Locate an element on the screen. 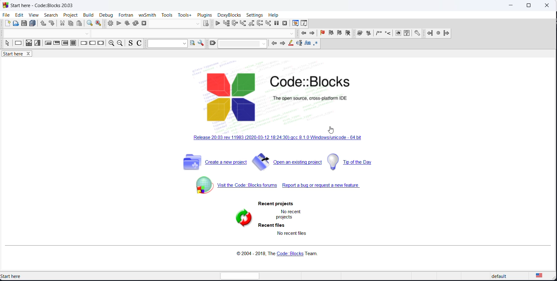 The height and width of the screenshot is (281, 557). minimize is located at coordinates (510, 6).